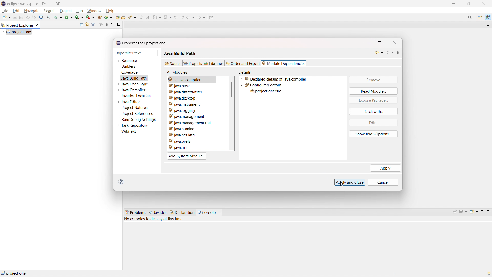 The image size is (492, 277). I want to click on coverage, so click(79, 17).